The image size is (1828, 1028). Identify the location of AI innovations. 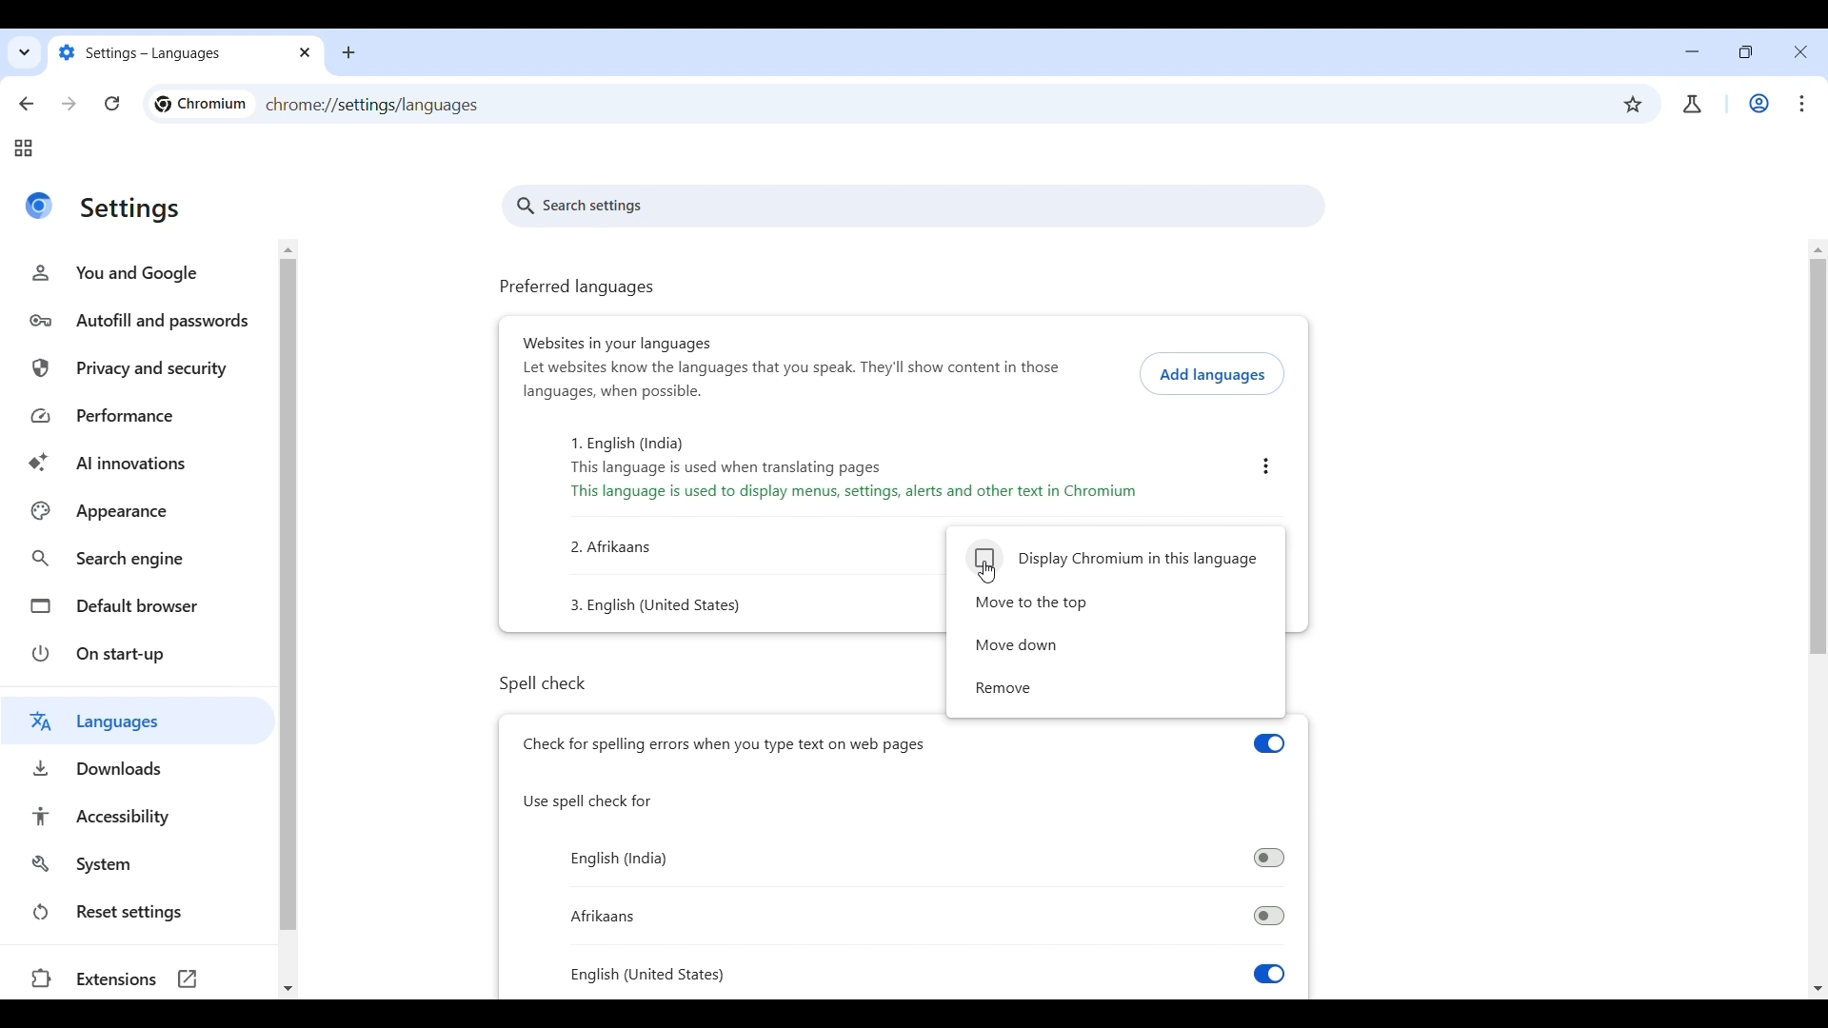
(143, 464).